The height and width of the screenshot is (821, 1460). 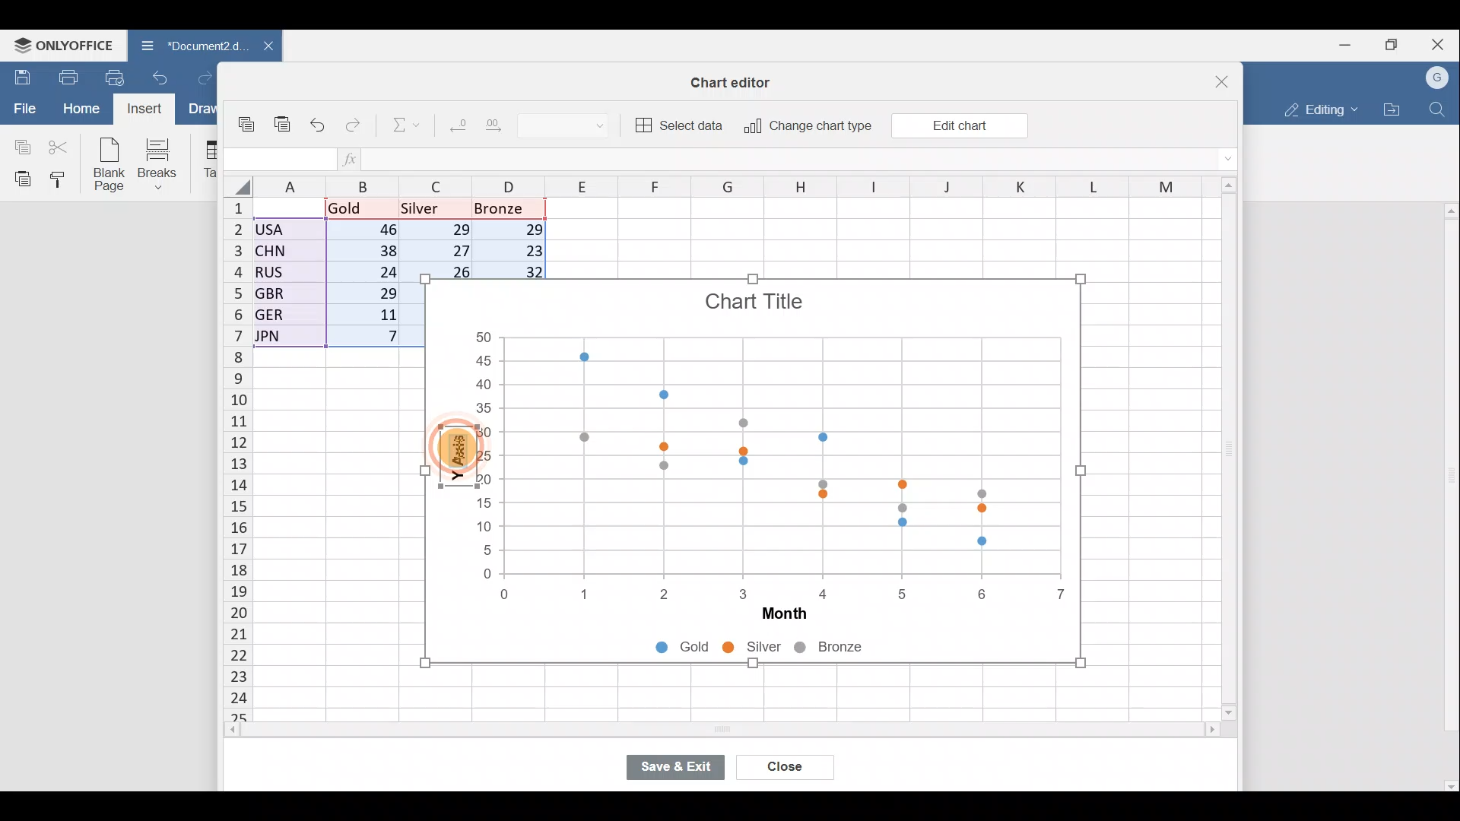 I want to click on Columns, so click(x=724, y=185).